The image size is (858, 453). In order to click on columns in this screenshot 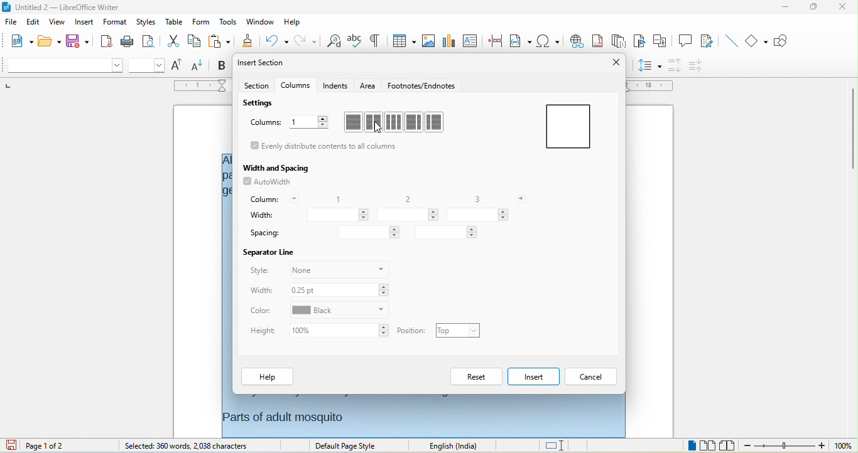, I will do `click(264, 122)`.